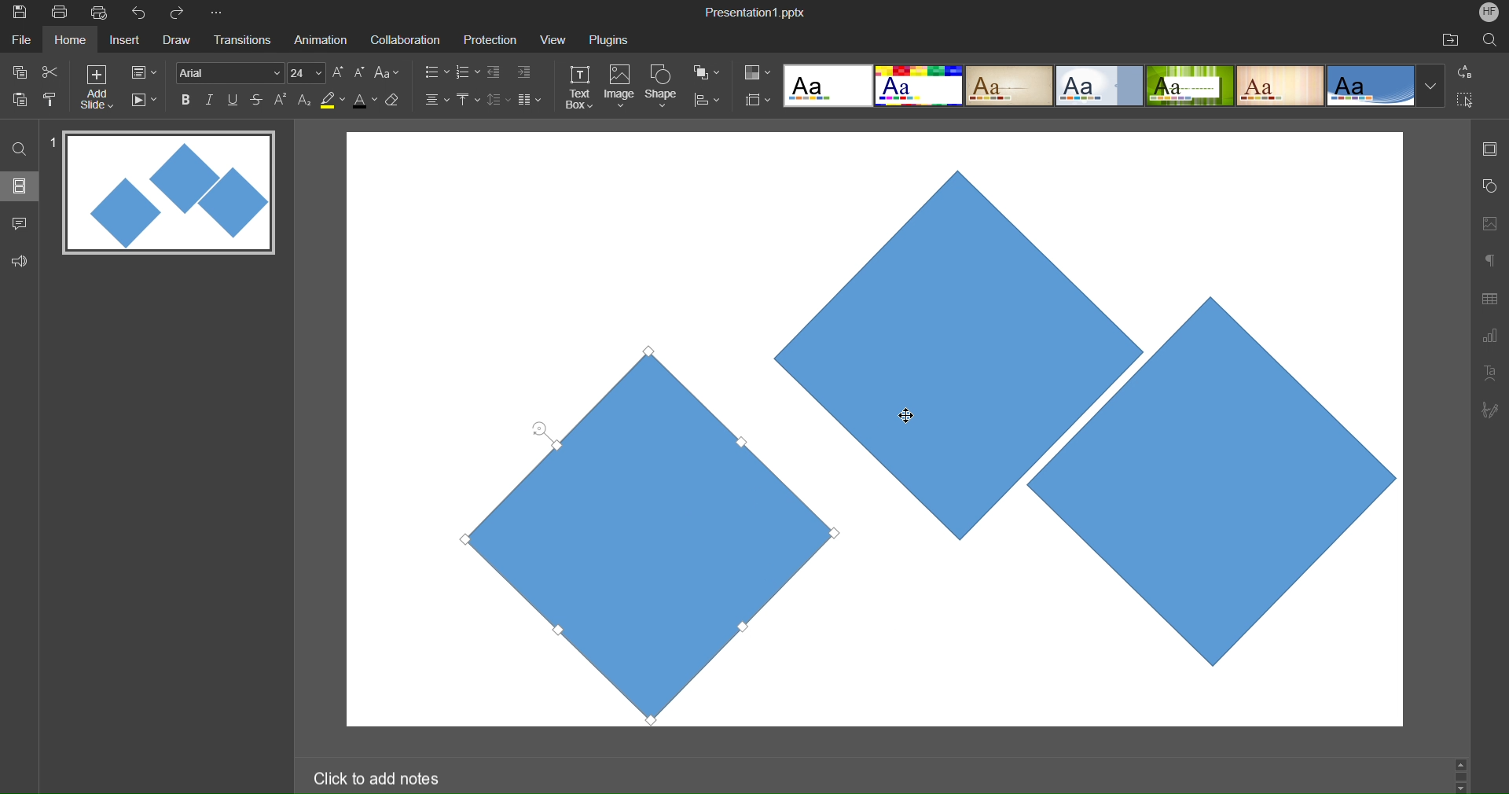 This screenshot has width=1509, height=794. What do you see at coordinates (101, 13) in the screenshot?
I see `Quick Print` at bounding box center [101, 13].